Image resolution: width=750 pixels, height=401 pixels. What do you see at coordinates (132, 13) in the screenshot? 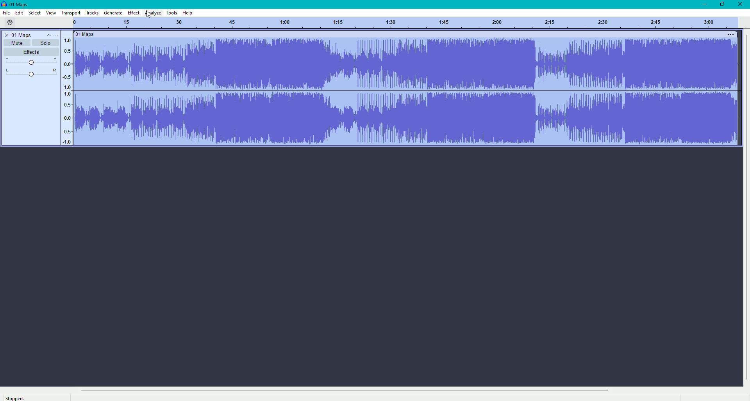
I see `Effect` at bounding box center [132, 13].